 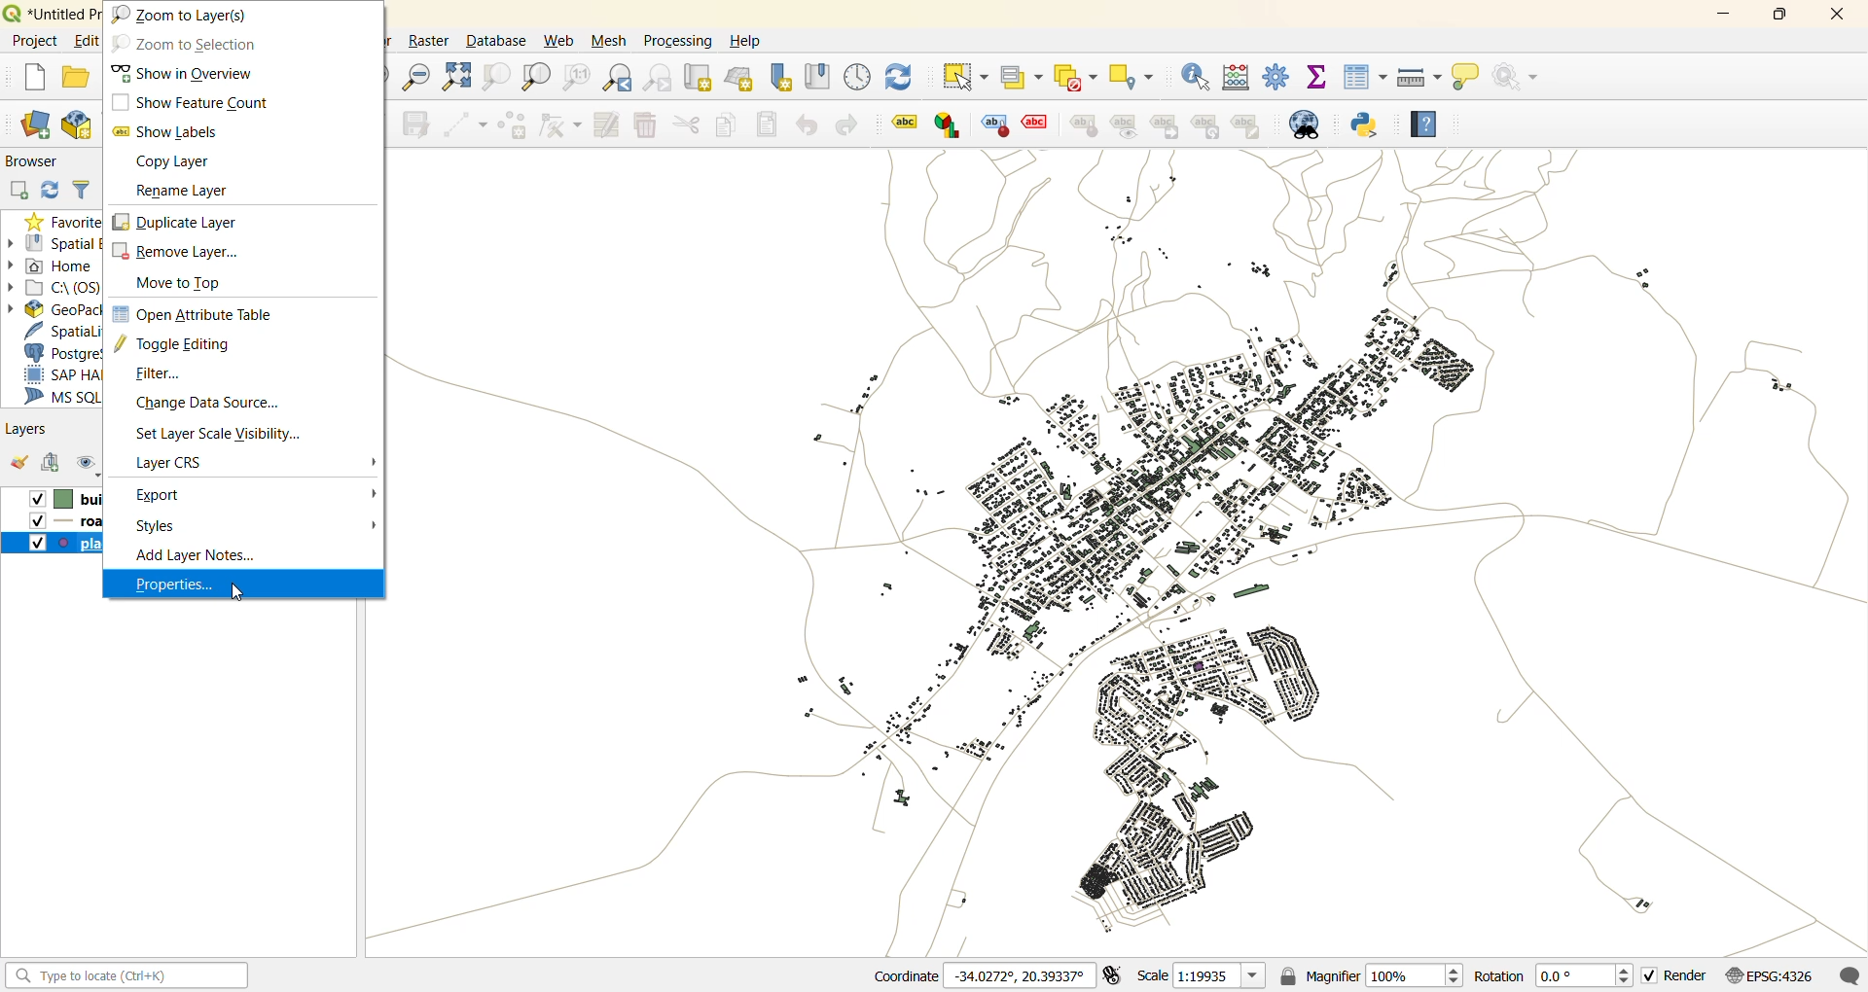 What do you see at coordinates (1424, 126) in the screenshot?
I see `help` at bounding box center [1424, 126].